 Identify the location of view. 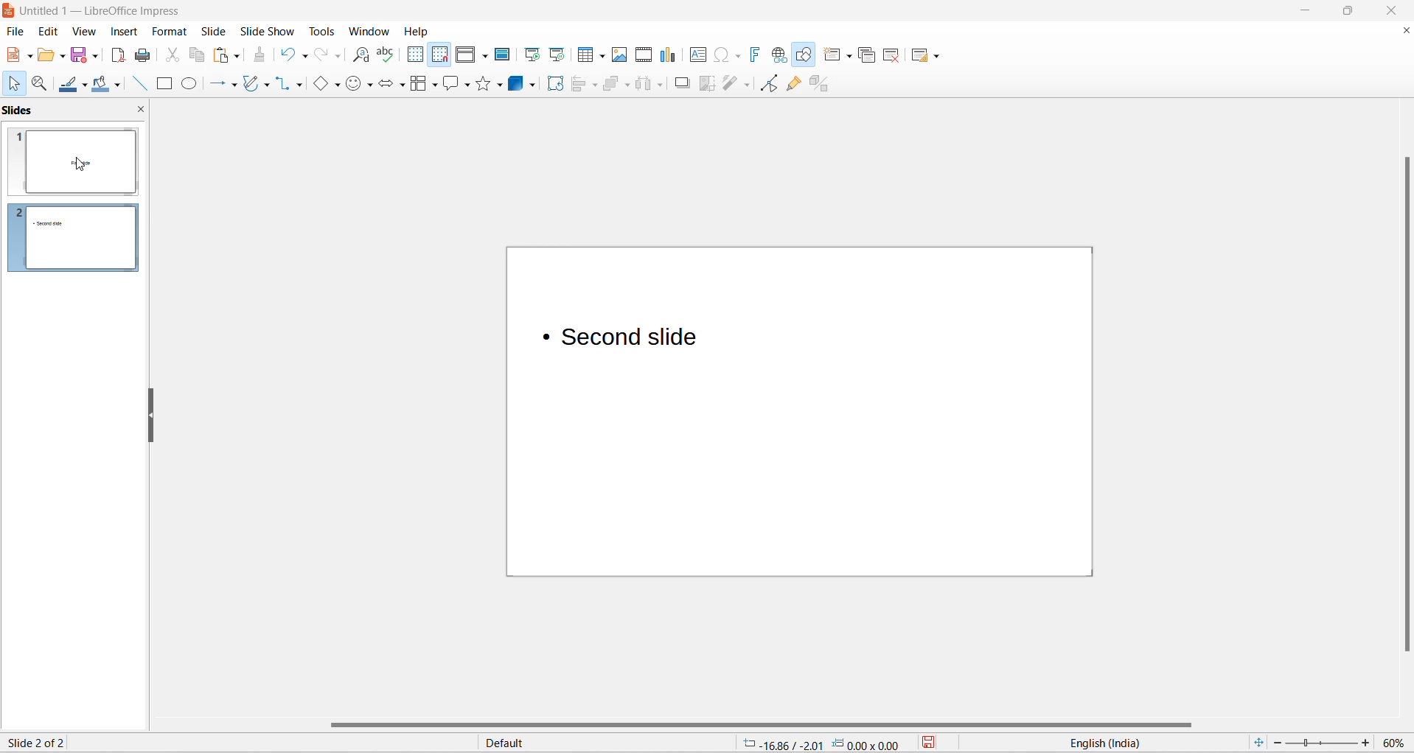
(86, 31).